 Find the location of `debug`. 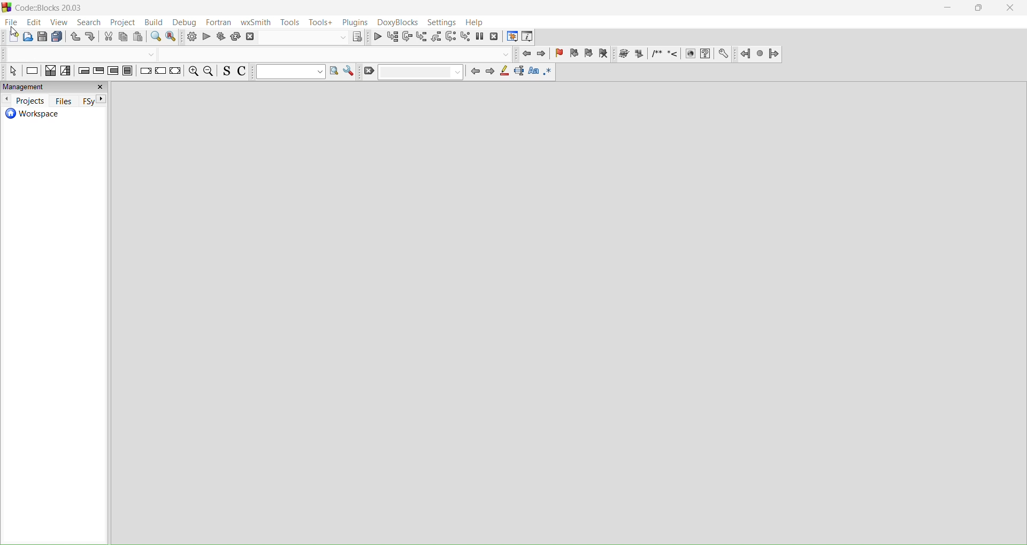

debug is located at coordinates (187, 22).